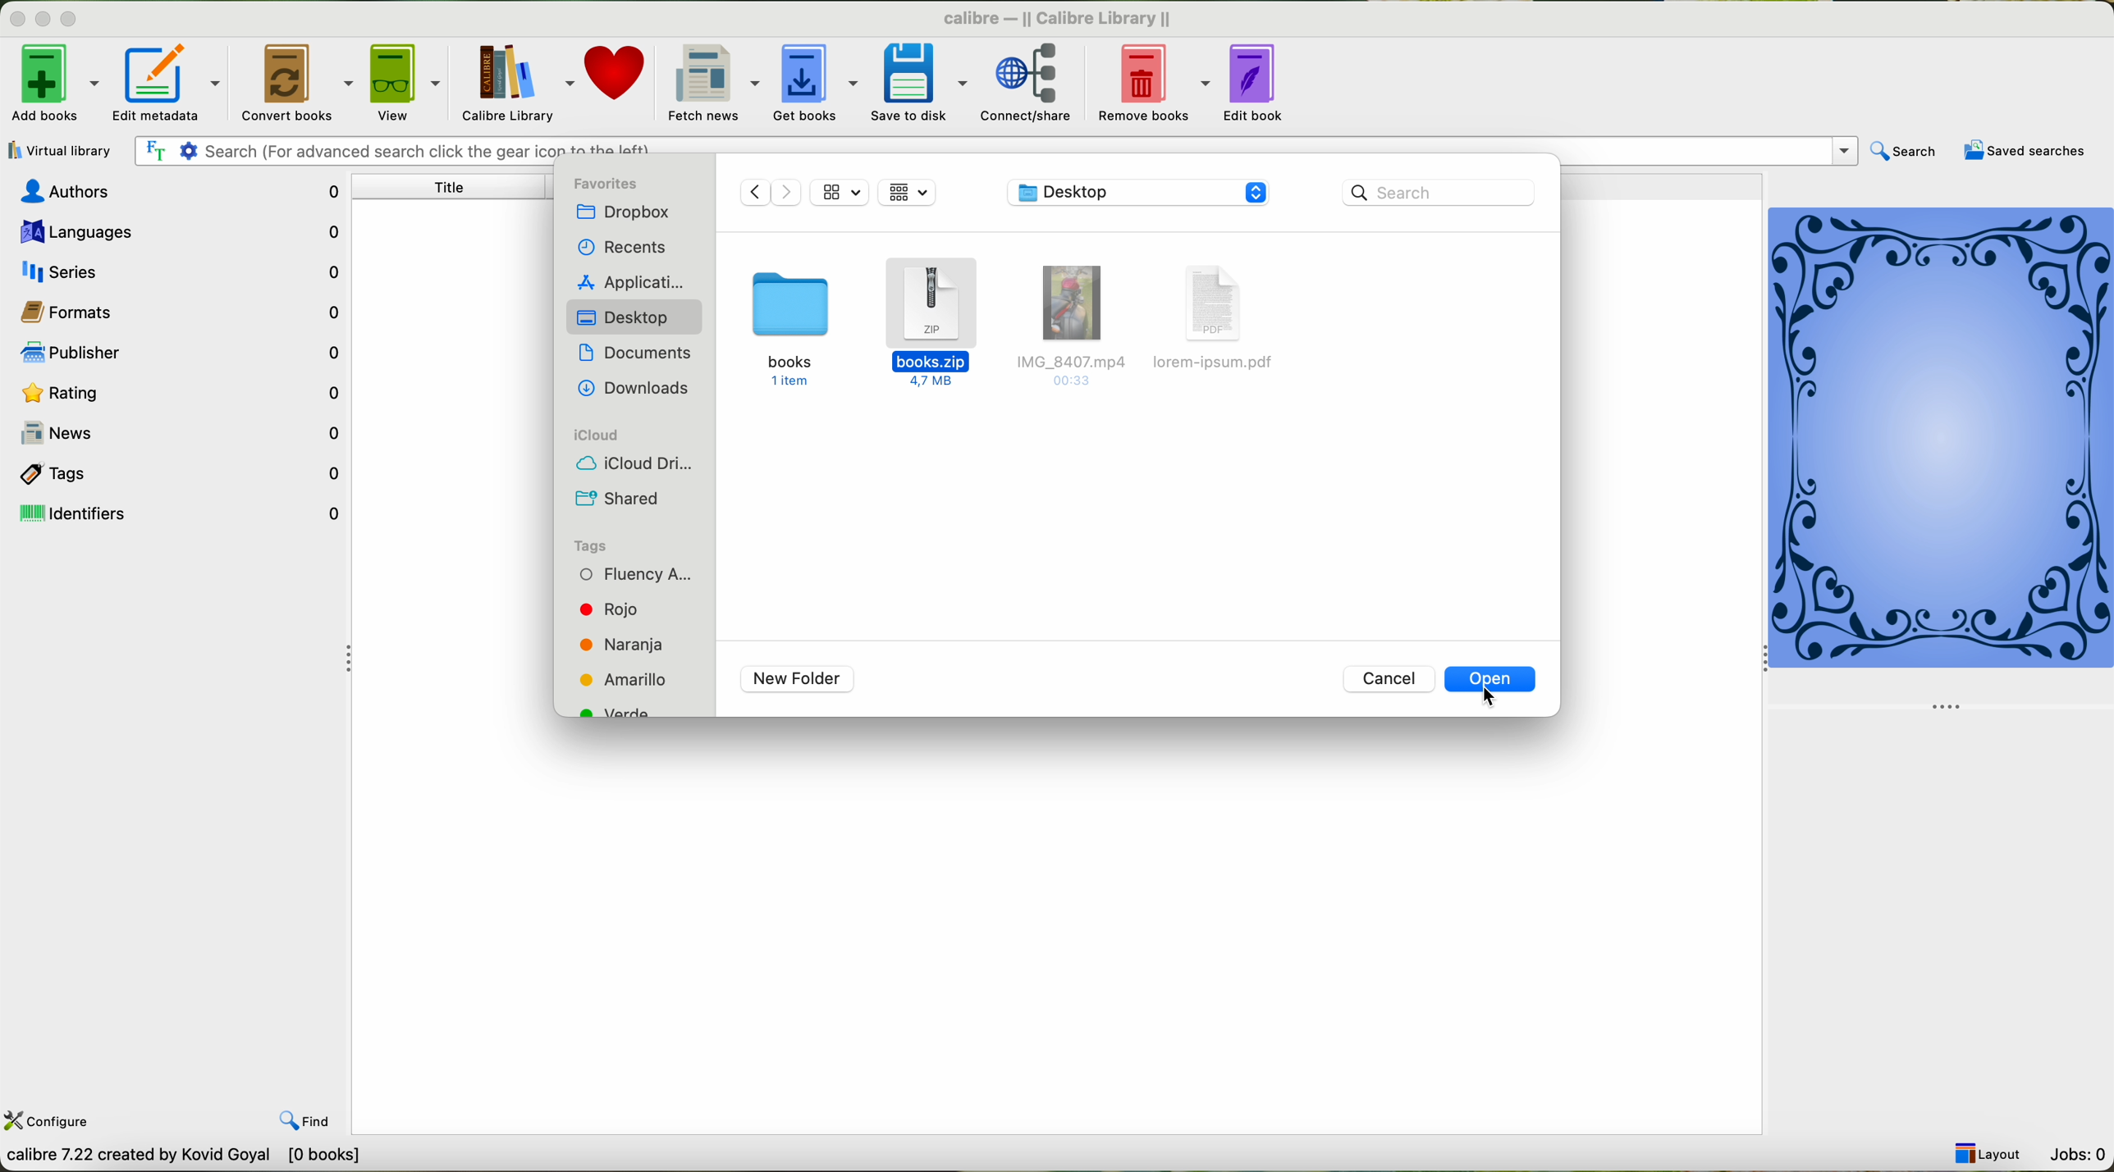 The width and height of the screenshot is (2114, 1172). What do you see at coordinates (167, 80) in the screenshot?
I see `edit metadata` at bounding box center [167, 80].